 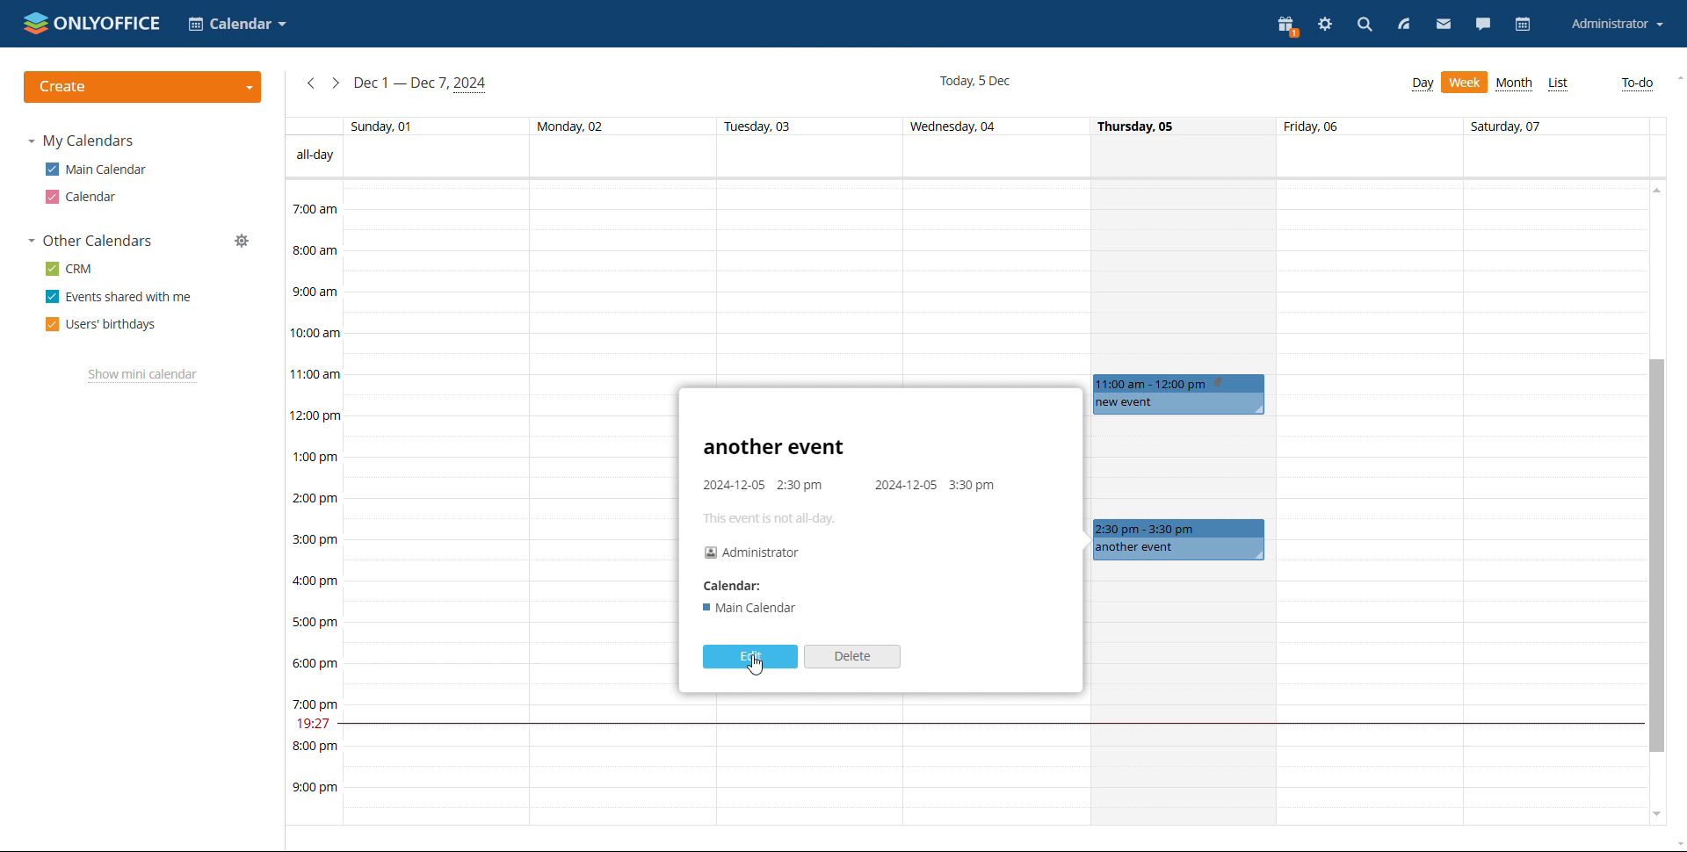 I want to click on 2024-12-05 3:30 pm, so click(x=936, y=485).